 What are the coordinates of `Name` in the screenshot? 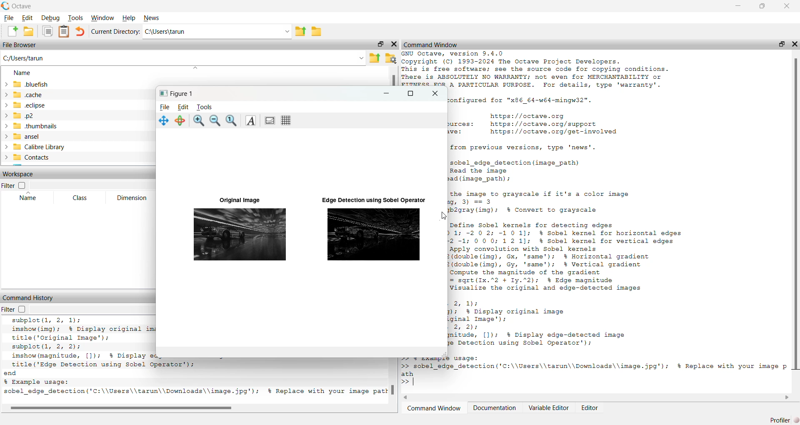 It's located at (23, 73).